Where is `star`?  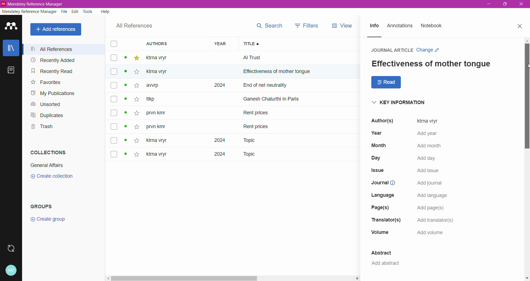
star is located at coordinates (135, 87).